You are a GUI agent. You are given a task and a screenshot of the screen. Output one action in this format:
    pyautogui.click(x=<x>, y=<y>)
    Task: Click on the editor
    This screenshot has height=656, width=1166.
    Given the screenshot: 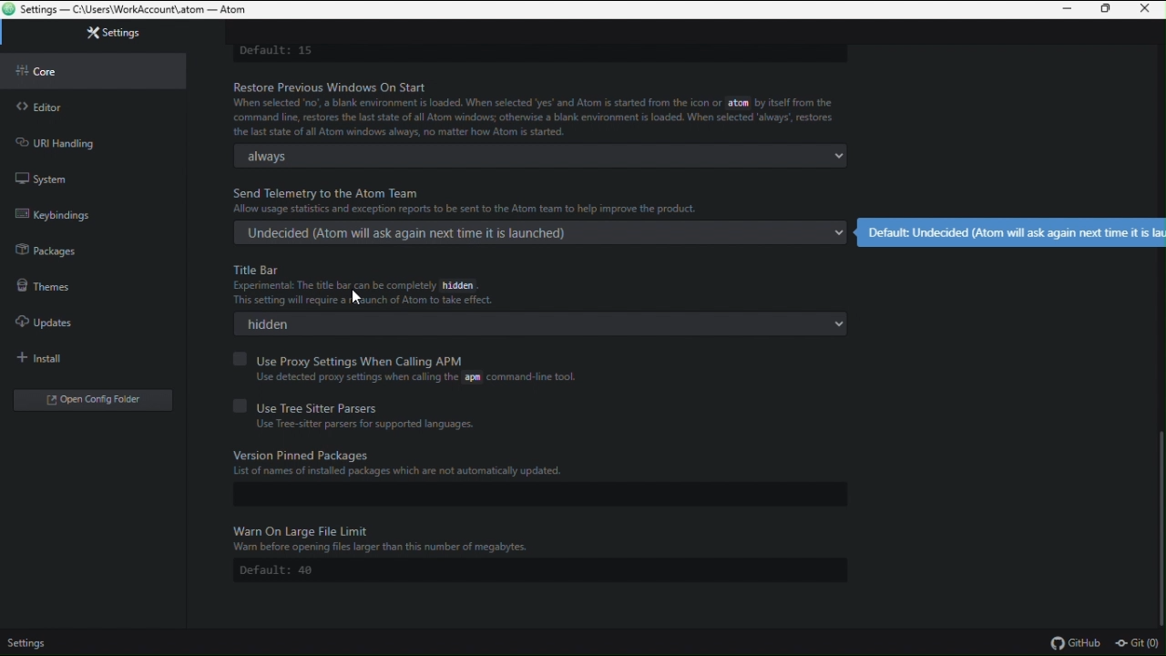 What is the action you would take?
    pyautogui.click(x=92, y=103)
    